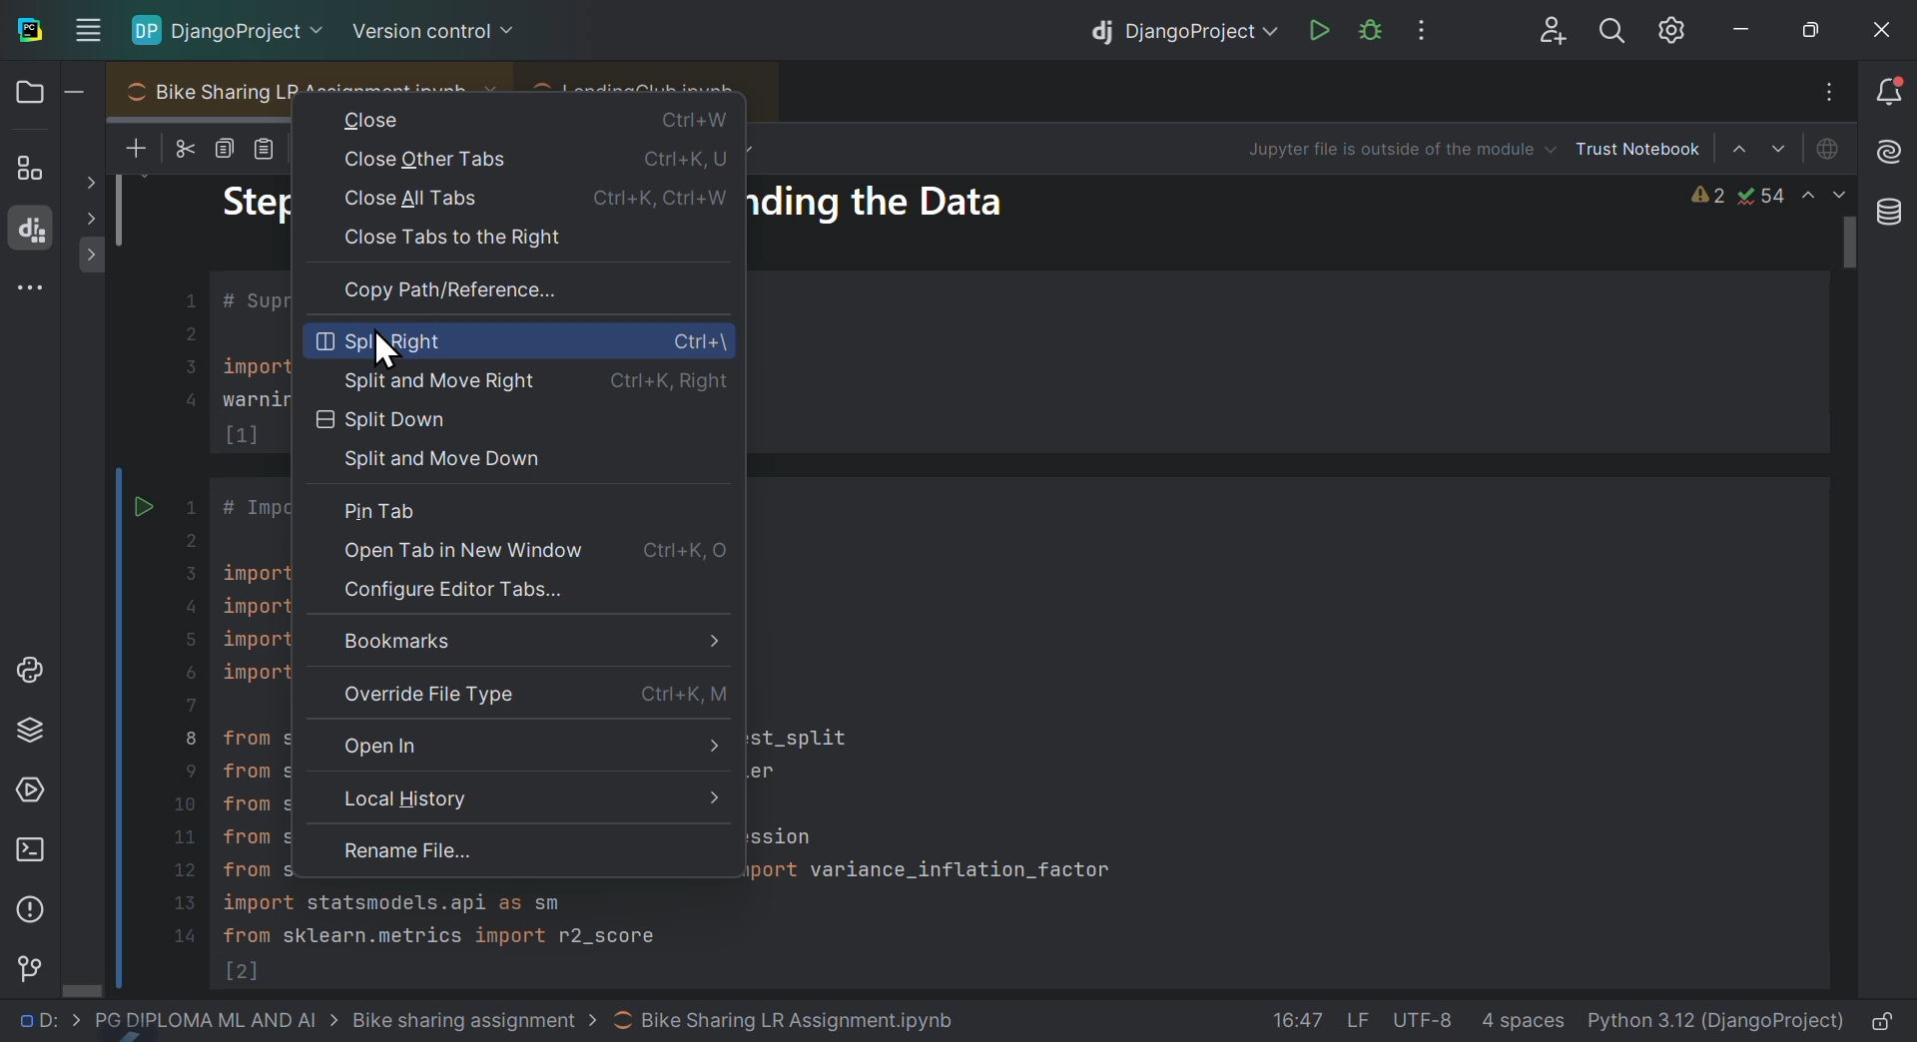 Image resolution: width=1917 pixels, height=1042 pixels. What do you see at coordinates (1439, 30) in the screenshot?
I see `More options` at bounding box center [1439, 30].